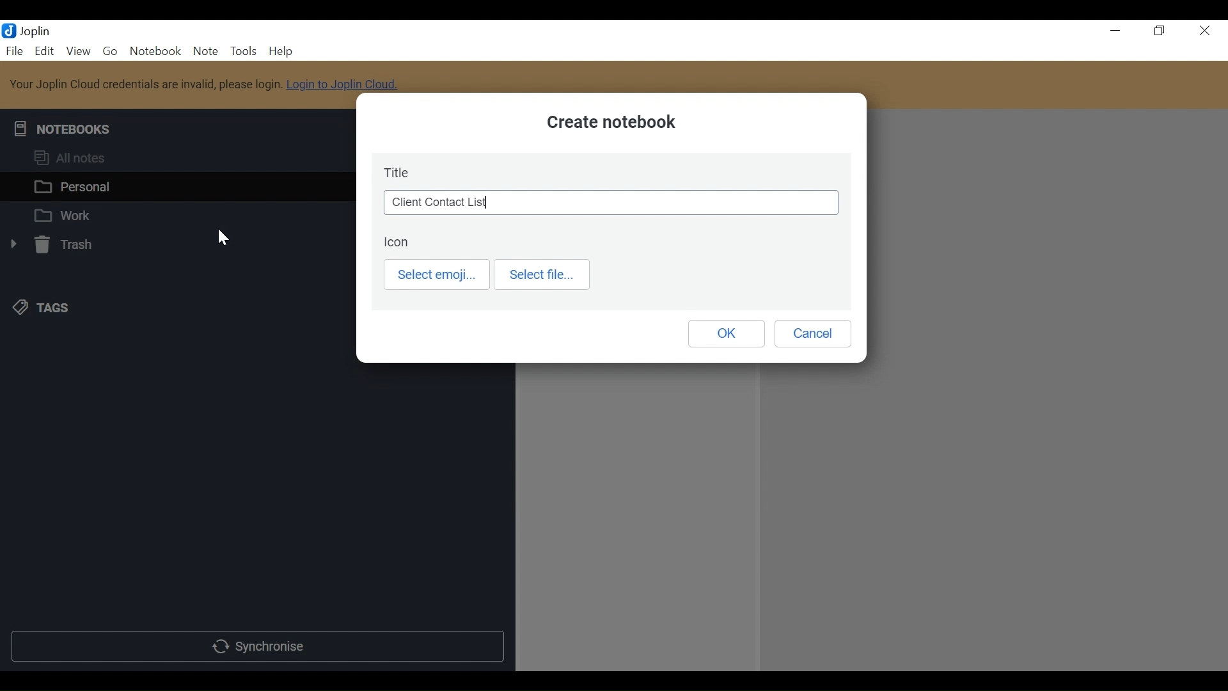 This screenshot has height=691, width=1228. Describe the element at coordinates (439, 275) in the screenshot. I see `Select emoji` at that location.